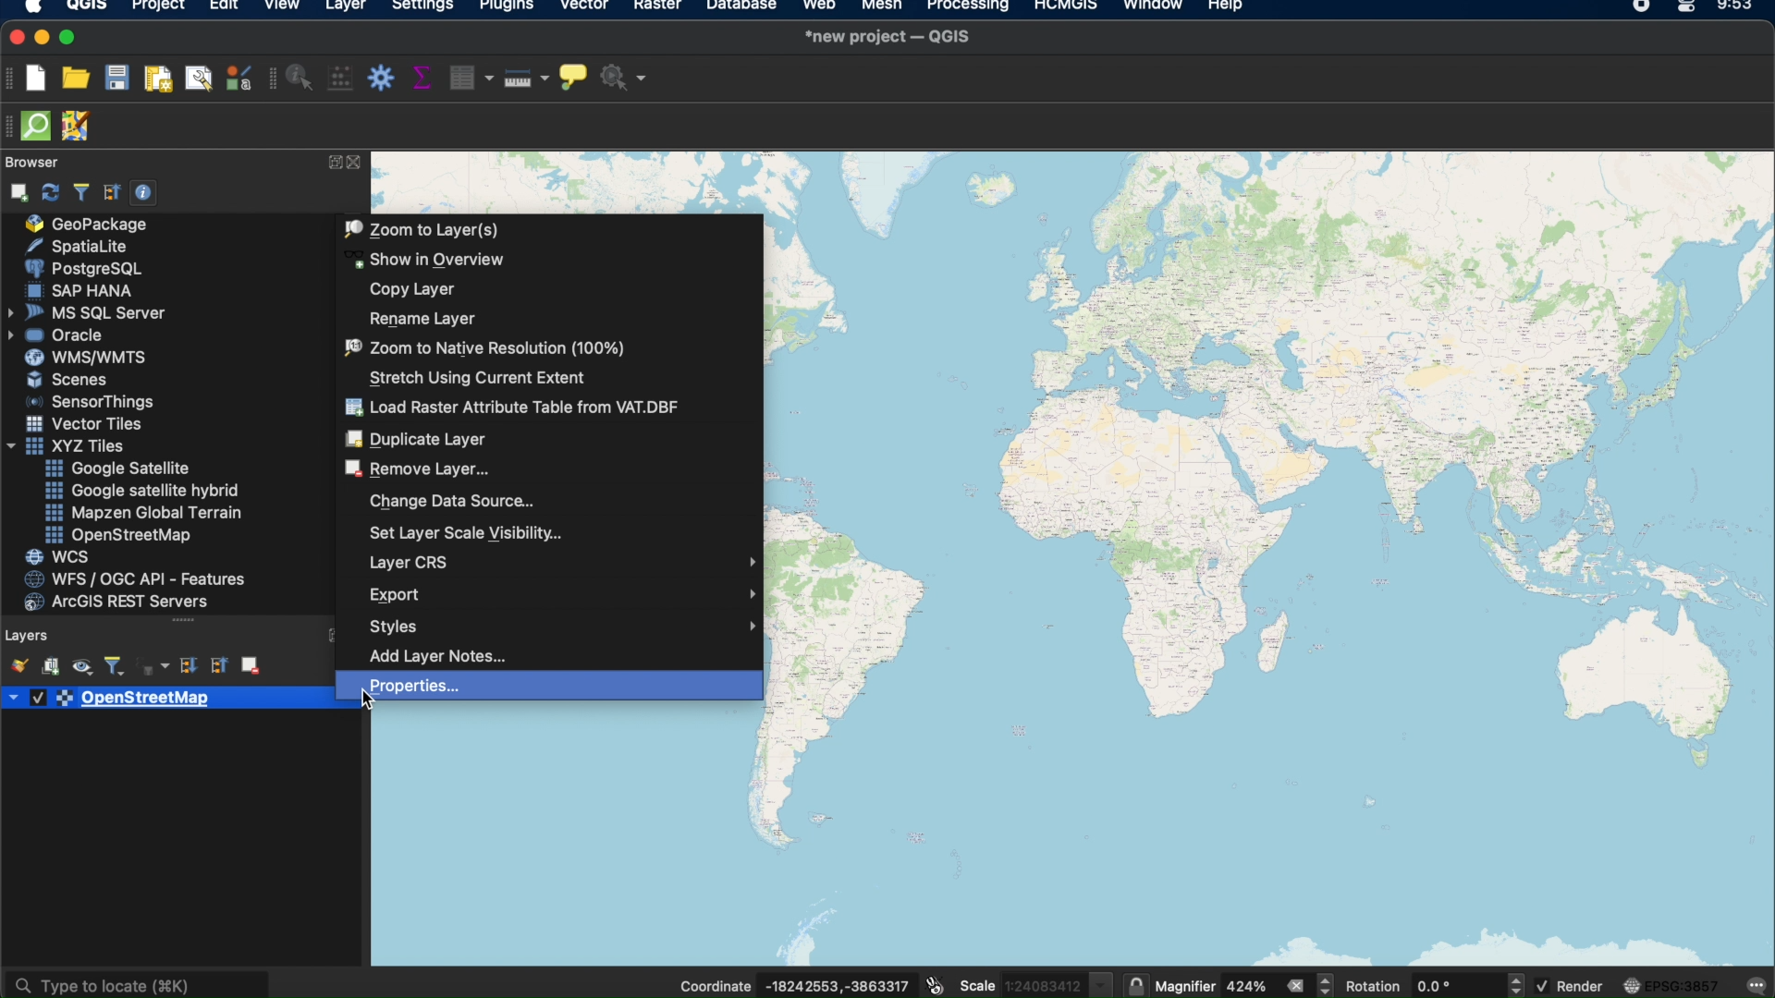 The image size is (1775, 998). Describe the element at coordinates (138, 488) in the screenshot. I see `google hybrid satellite` at that location.